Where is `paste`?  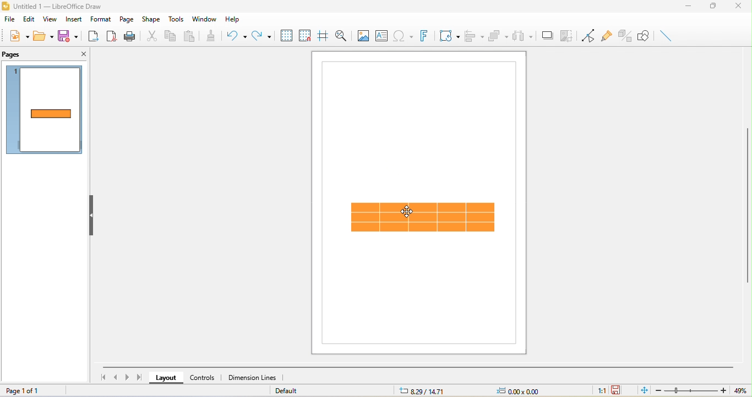 paste is located at coordinates (191, 36).